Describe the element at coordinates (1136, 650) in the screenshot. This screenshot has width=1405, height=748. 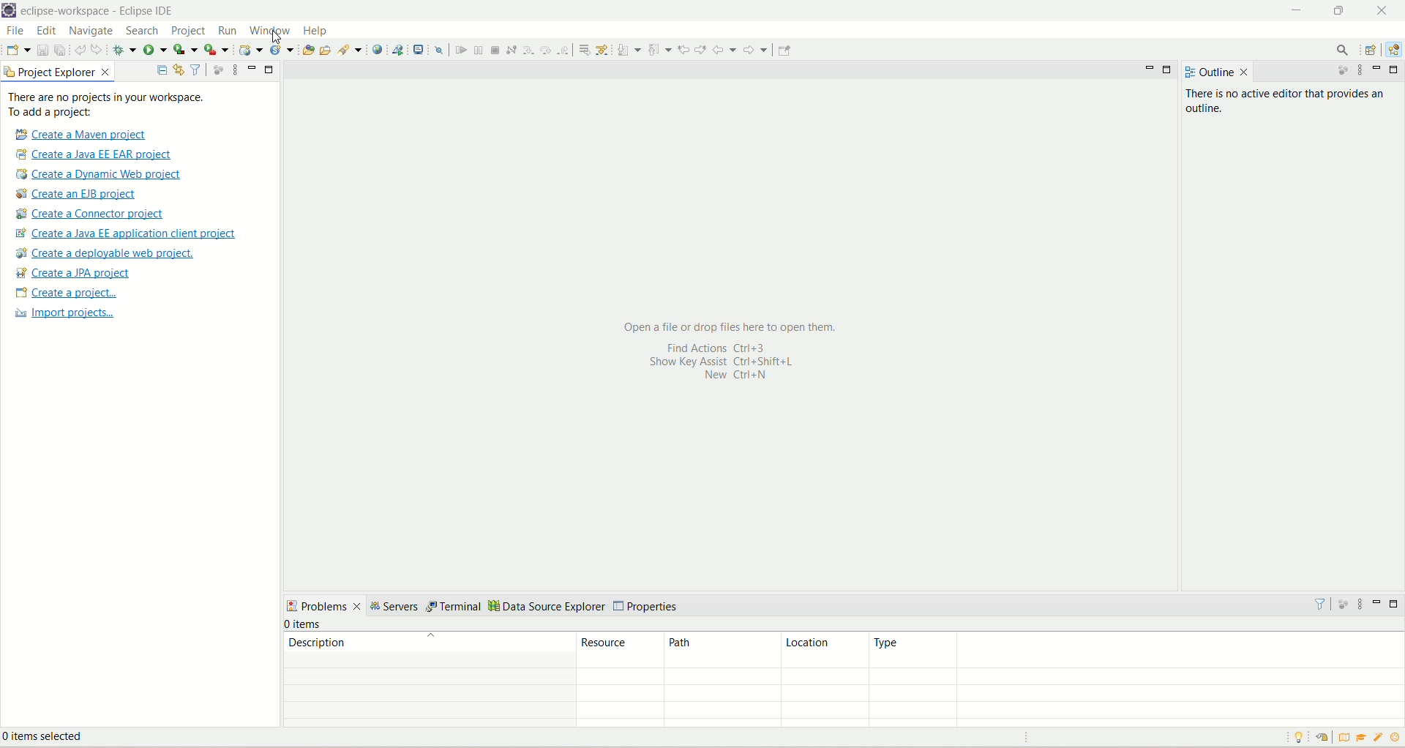
I see `type` at that location.